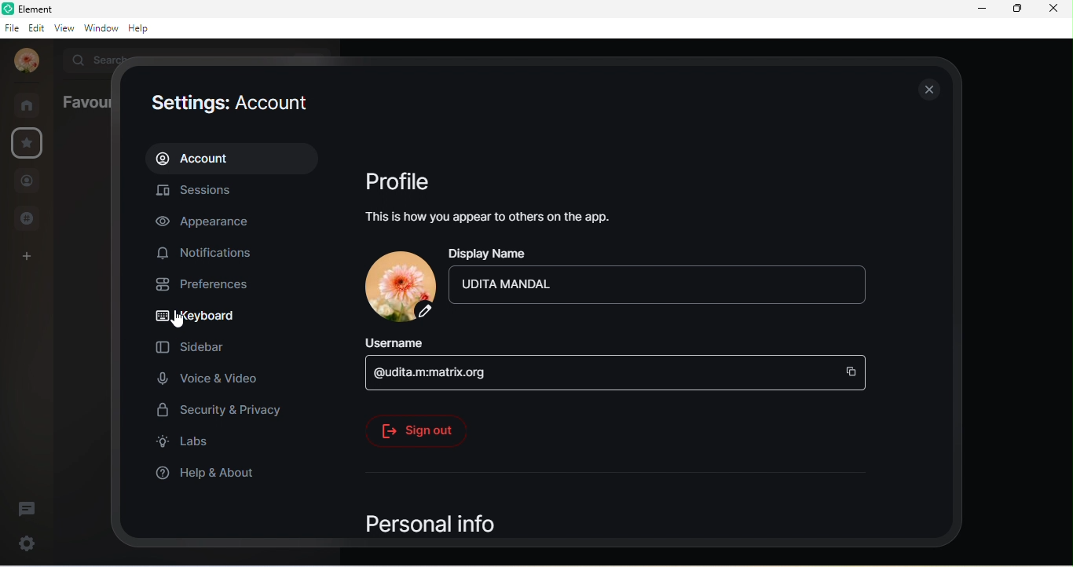 This screenshot has height=567, width=1073. Describe the element at coordinates (28, 220) in the screenshot. I see `public room` at that location.